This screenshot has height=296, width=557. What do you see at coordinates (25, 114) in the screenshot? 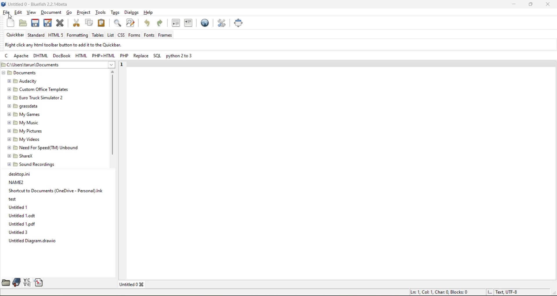
I see `My Games` at bounding box center [25, 114].